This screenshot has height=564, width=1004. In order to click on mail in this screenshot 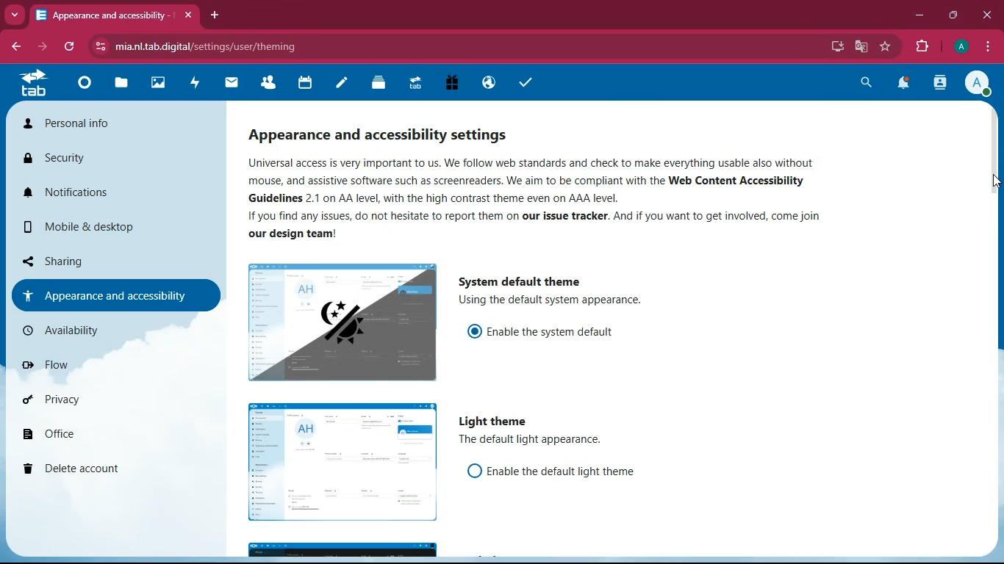, I will do `click(232, 82)`.